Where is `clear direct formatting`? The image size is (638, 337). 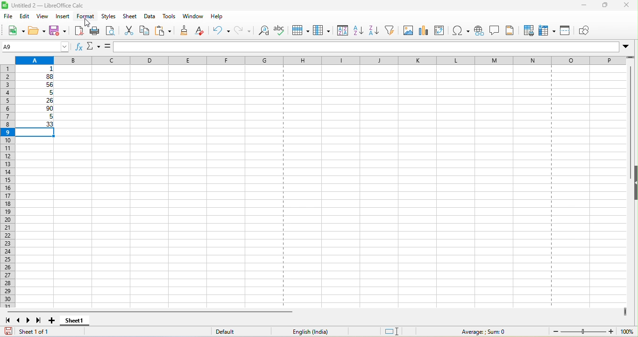
clear direct formatting is located at coordinates (202, 31).